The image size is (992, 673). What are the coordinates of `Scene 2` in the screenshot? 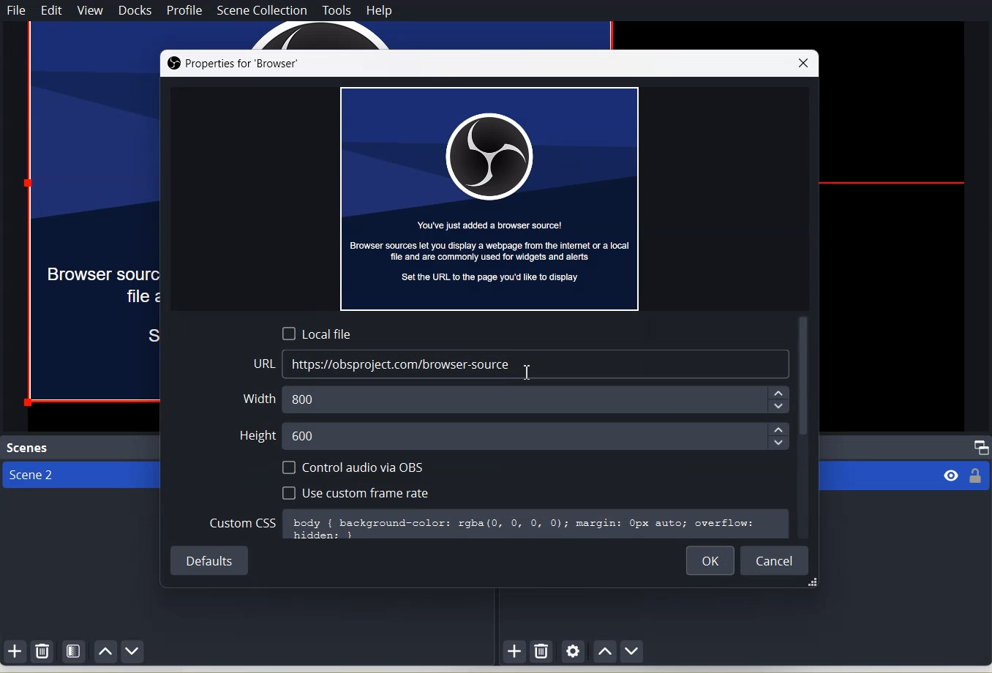 It's located at (80, 476).